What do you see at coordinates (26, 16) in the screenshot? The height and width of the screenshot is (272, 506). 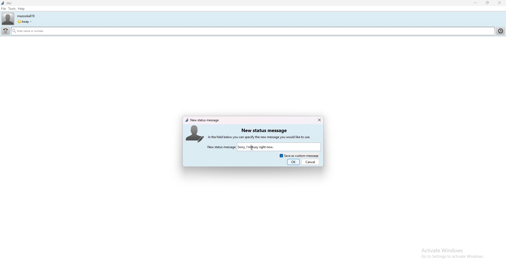 I see `username` at bounding box center [26, 16].